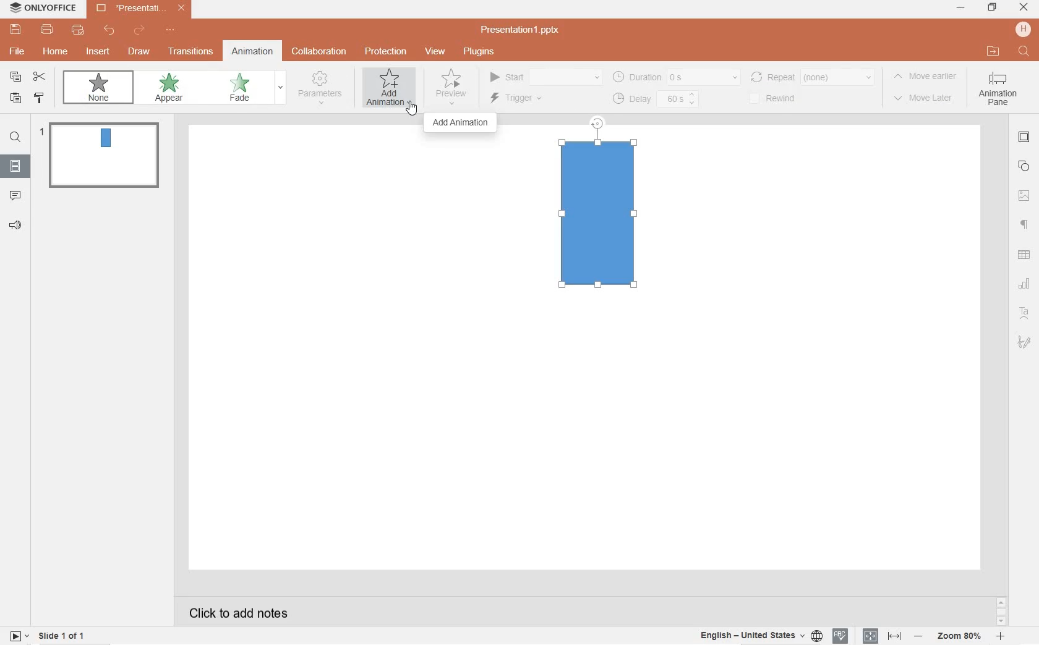 Image resolution: width=1039 pixels, height=645 pixels. I want to click on draw, so click(139, 50).